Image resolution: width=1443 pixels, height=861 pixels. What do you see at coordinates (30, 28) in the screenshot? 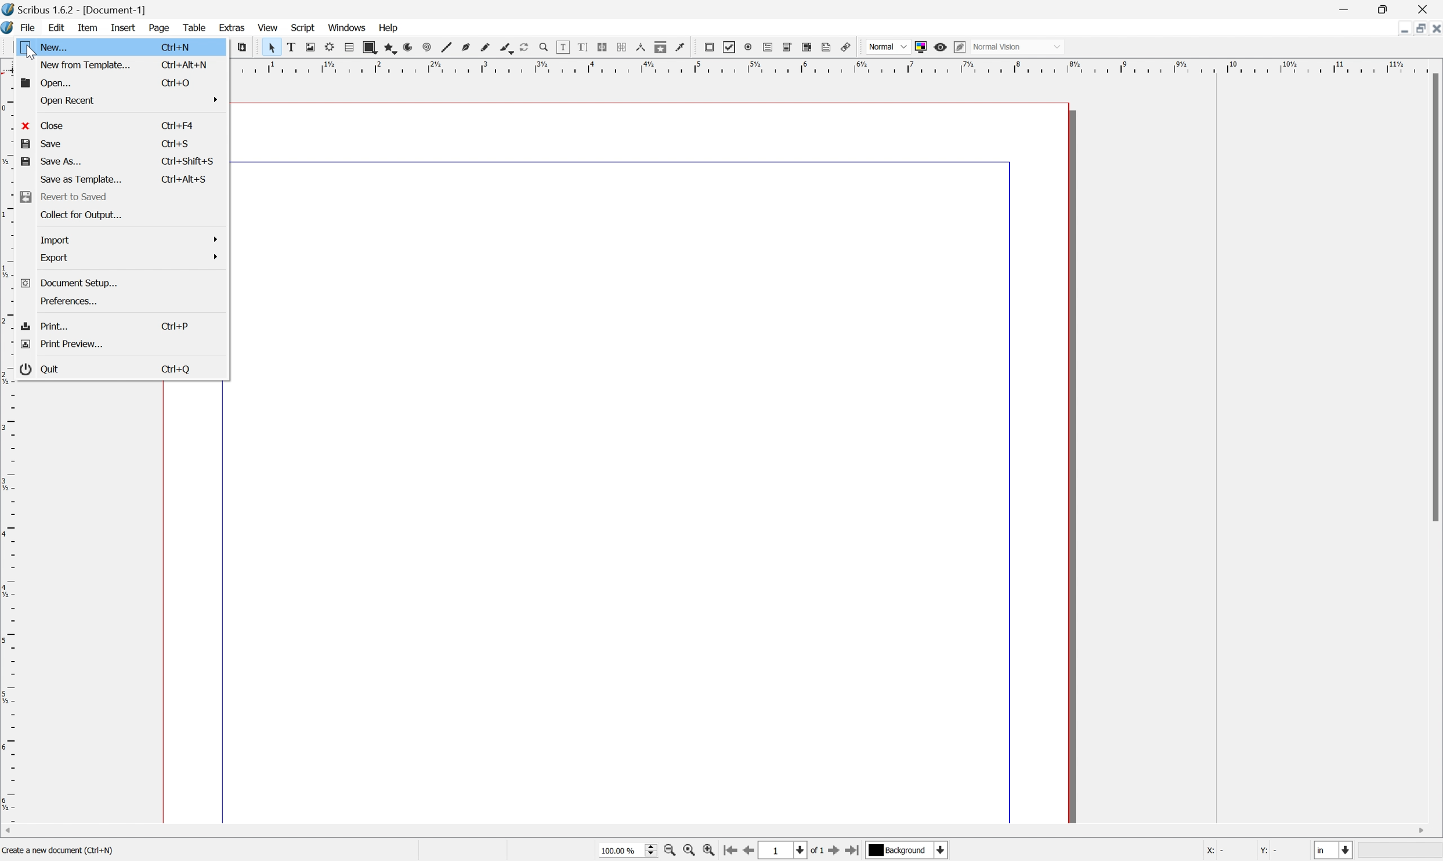
I see `File` at bounding box center [30, 28].